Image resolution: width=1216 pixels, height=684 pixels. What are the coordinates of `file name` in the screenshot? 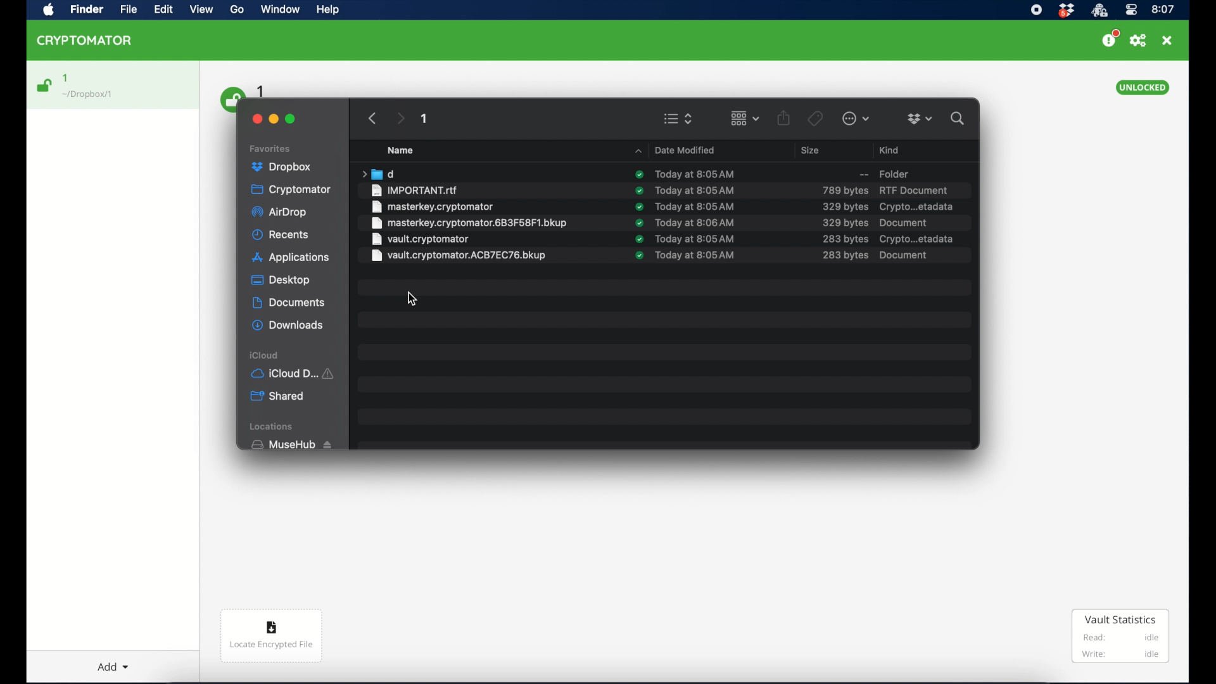 It's located at (433, 206).